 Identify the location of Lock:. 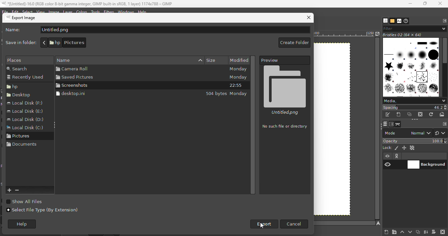
(386, 147).